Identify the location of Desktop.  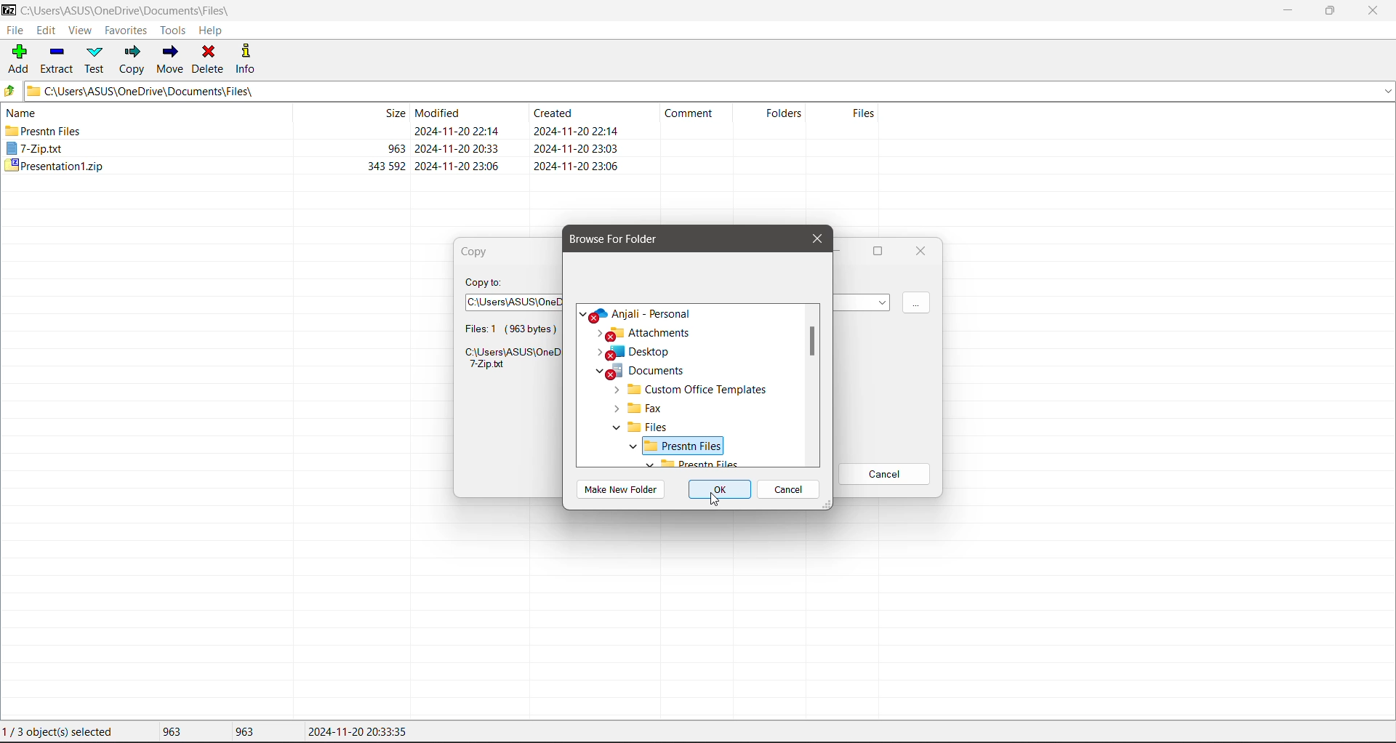
(635, 353).